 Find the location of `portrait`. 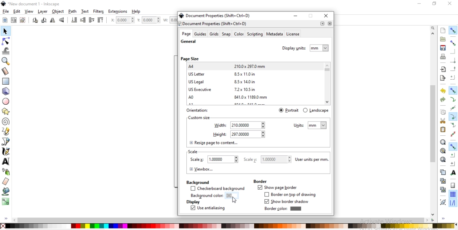

portrait is located at coordinates (289, 110).